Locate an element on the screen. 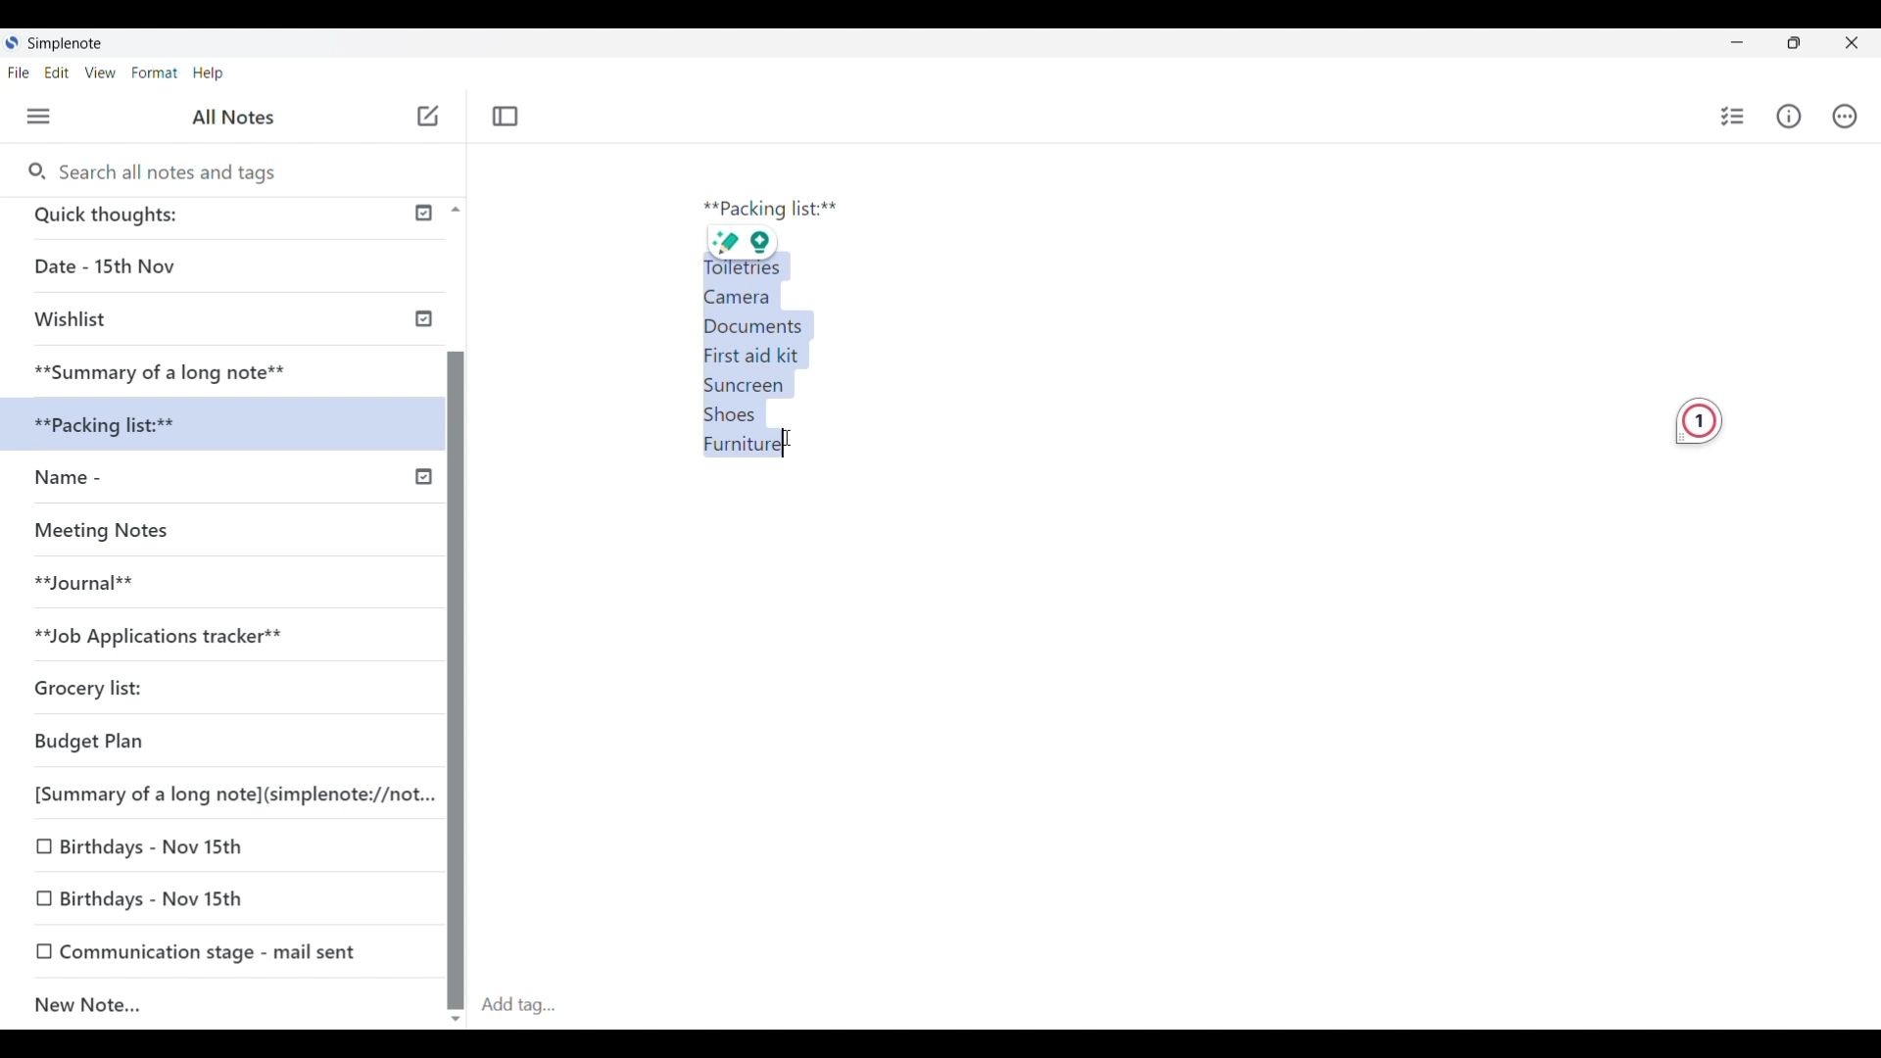  Vertical slide bar for left panel is located at coordinates (457, 662).